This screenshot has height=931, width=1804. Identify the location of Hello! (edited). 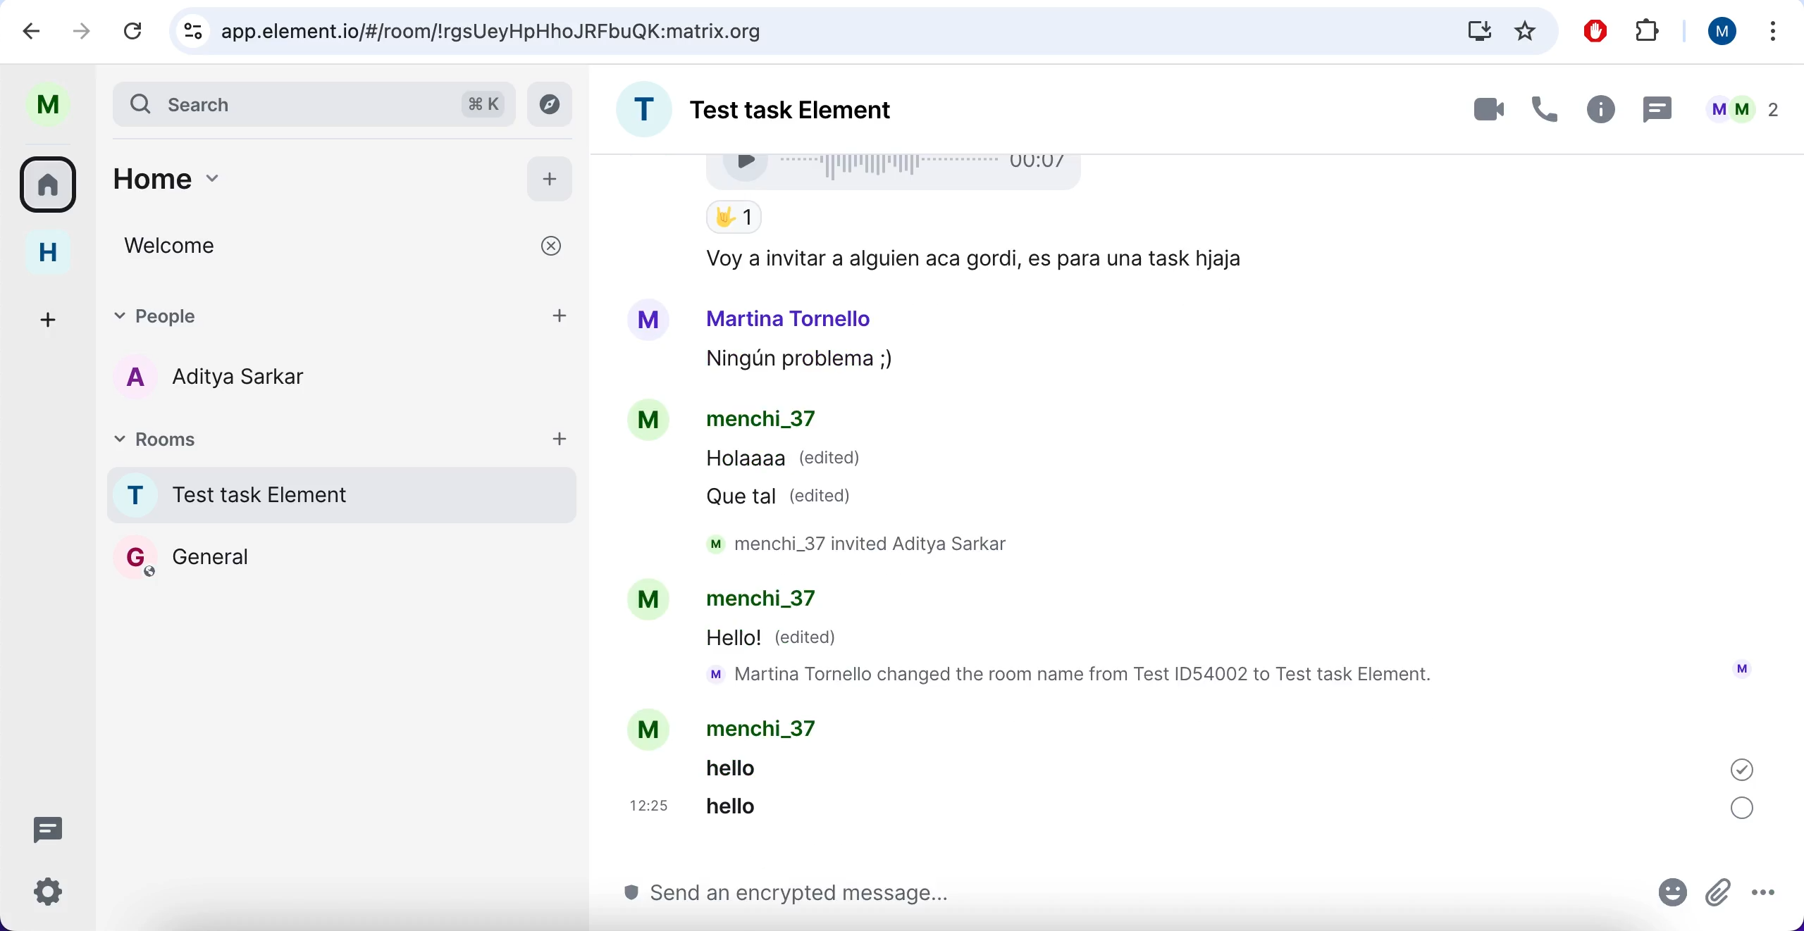
(777, 635).